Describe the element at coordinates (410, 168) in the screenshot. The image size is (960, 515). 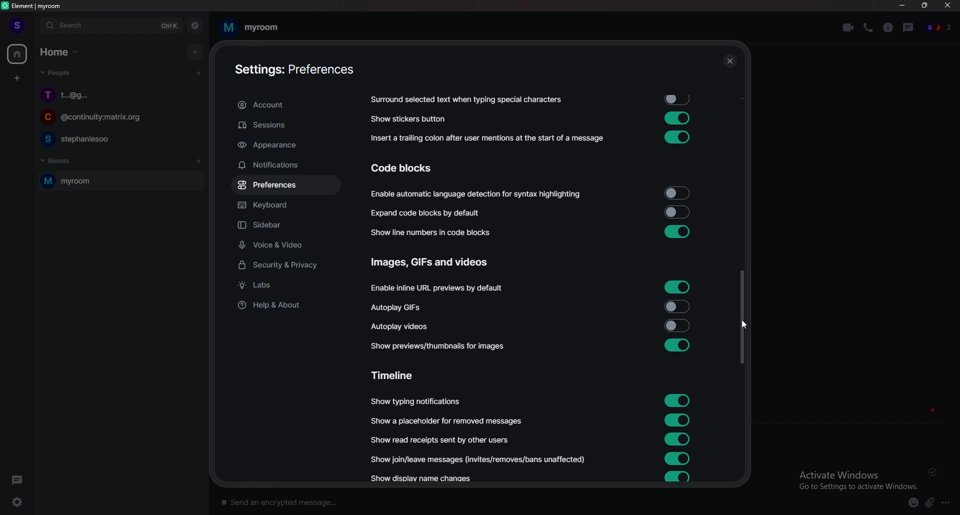
I see `code blocks` at that location.